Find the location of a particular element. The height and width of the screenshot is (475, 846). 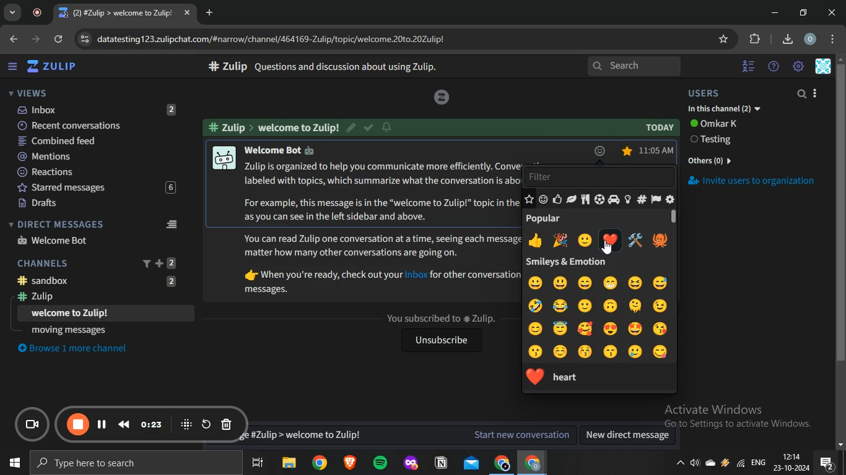

add emoji reaction is located at coordinates (599, 150).